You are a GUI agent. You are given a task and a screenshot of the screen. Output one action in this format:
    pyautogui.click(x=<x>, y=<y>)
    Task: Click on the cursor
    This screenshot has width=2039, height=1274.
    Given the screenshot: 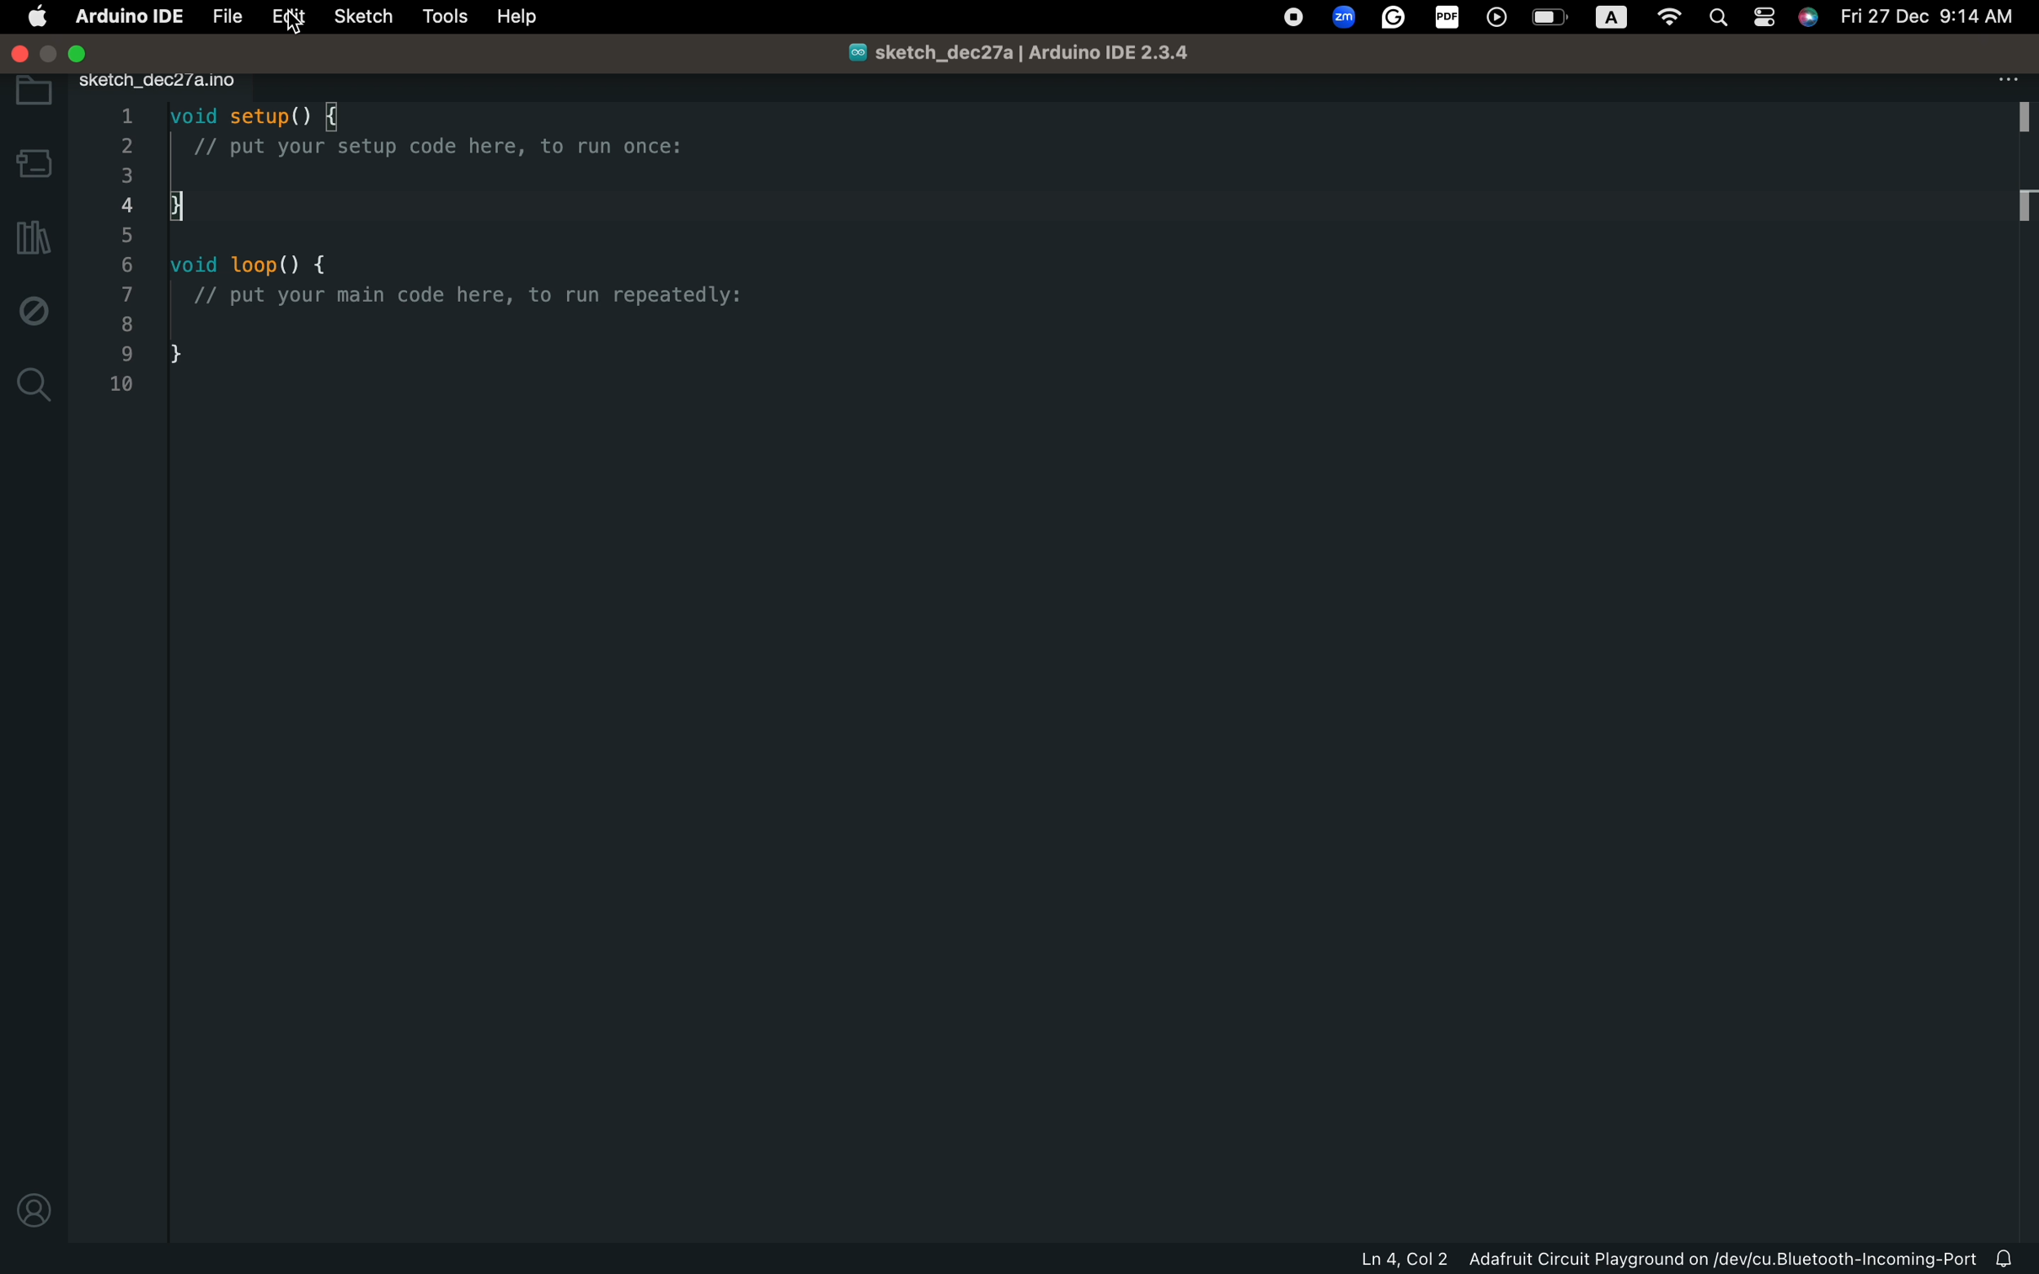 What is the action you would take?
    pyautogui.click(x=293, y=24)
    